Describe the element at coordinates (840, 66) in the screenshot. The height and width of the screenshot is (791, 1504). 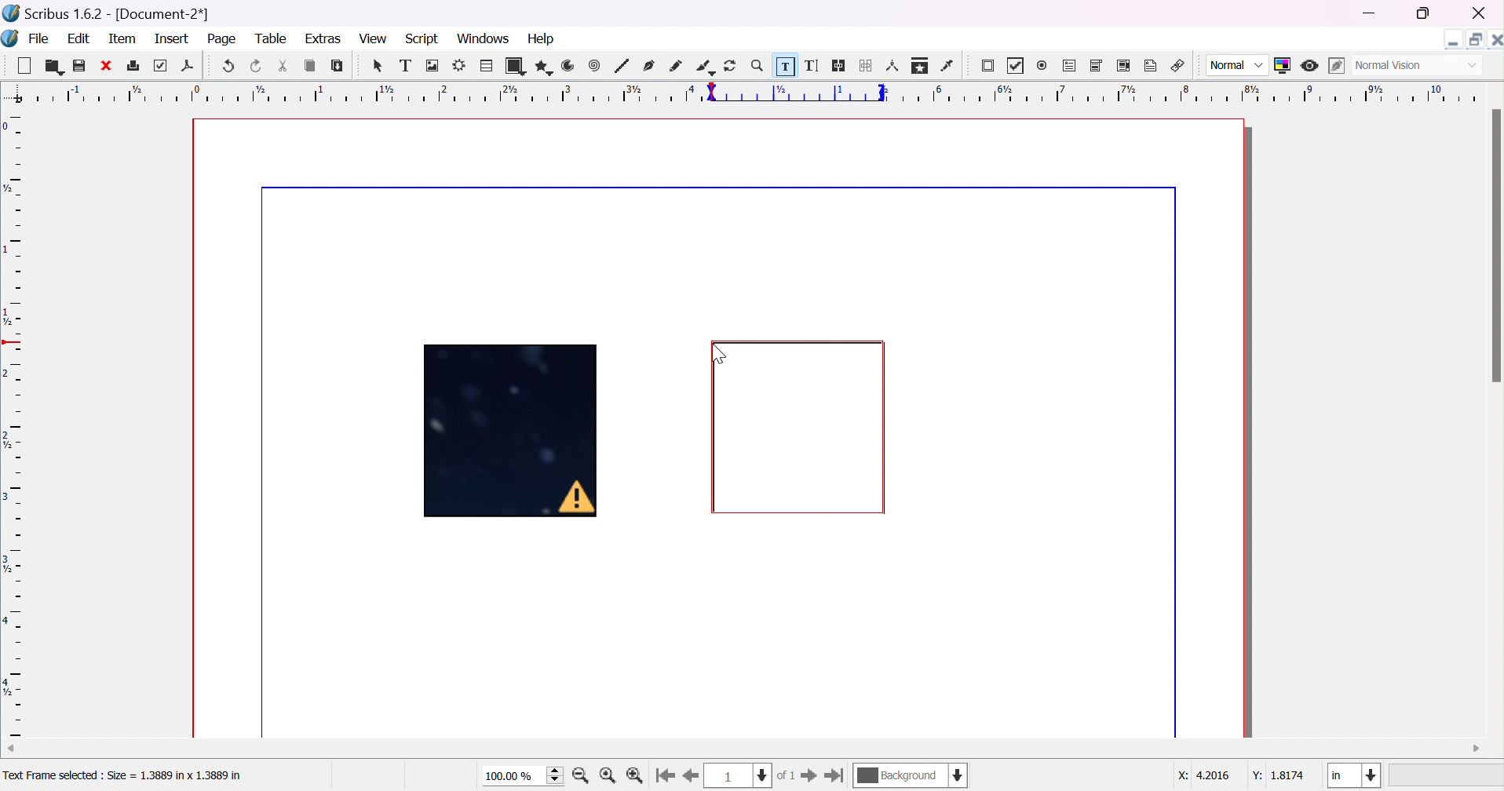
I see `link text frames` at that location.